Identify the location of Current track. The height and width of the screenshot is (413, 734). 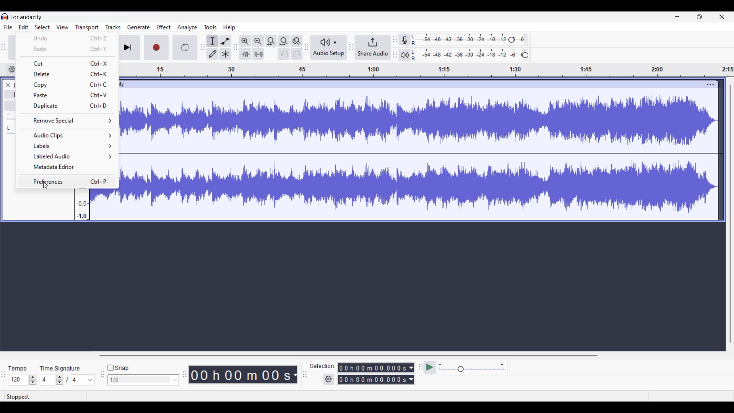
(420, 155).